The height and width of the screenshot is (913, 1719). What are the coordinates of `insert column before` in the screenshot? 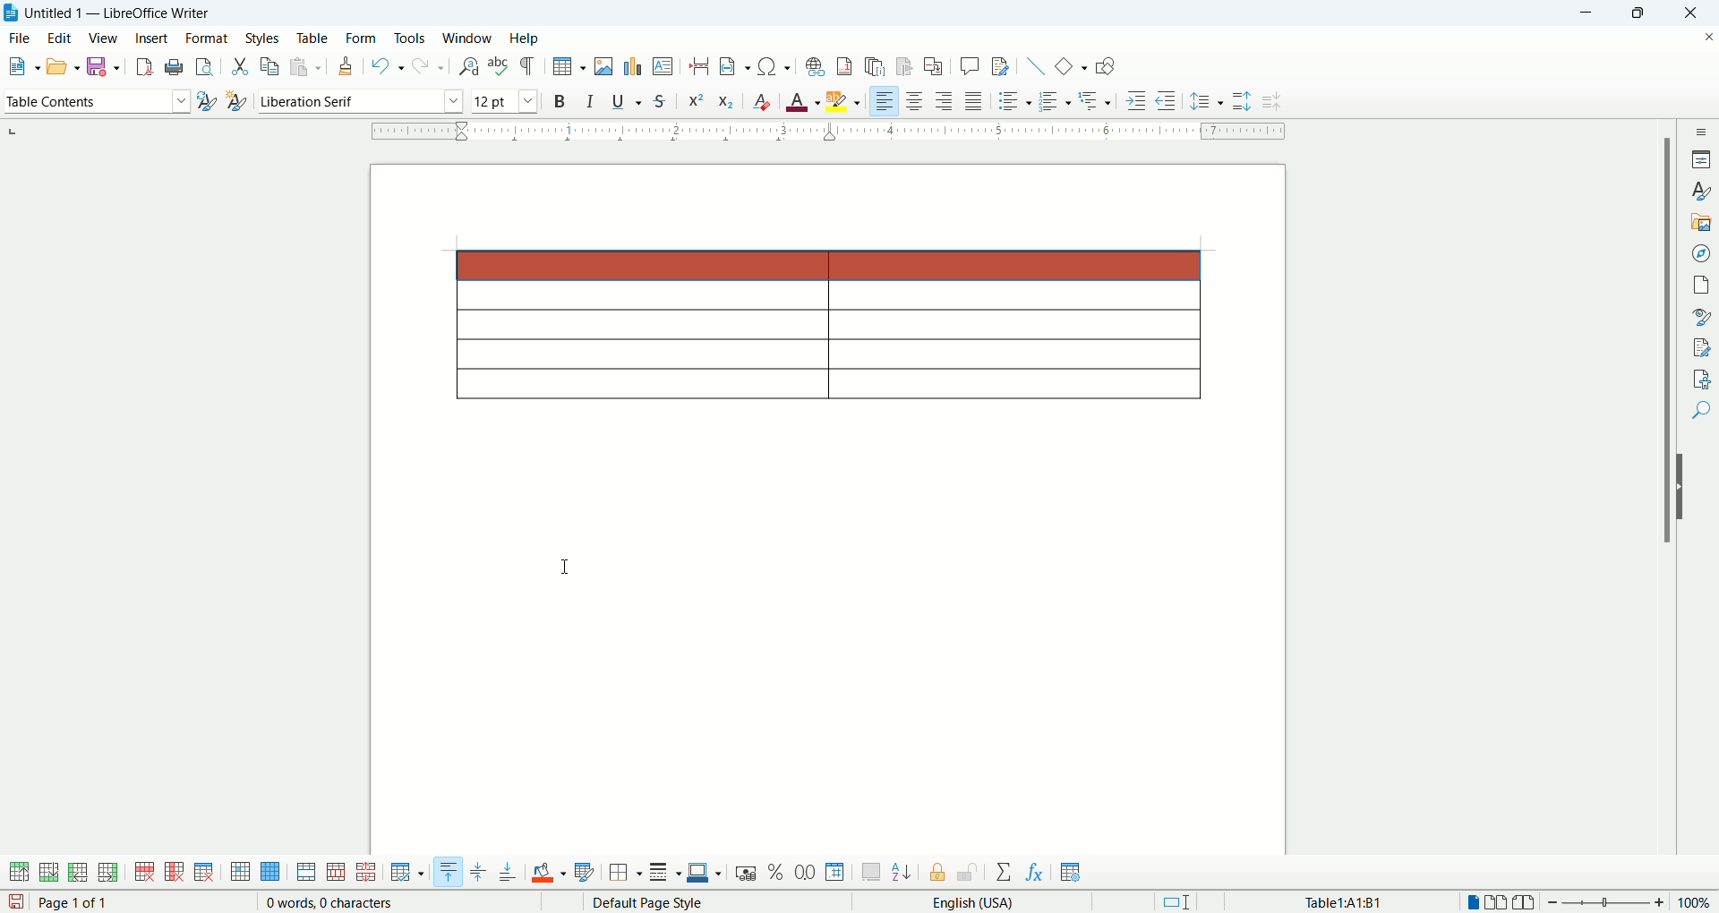 It's located at (80, 871).